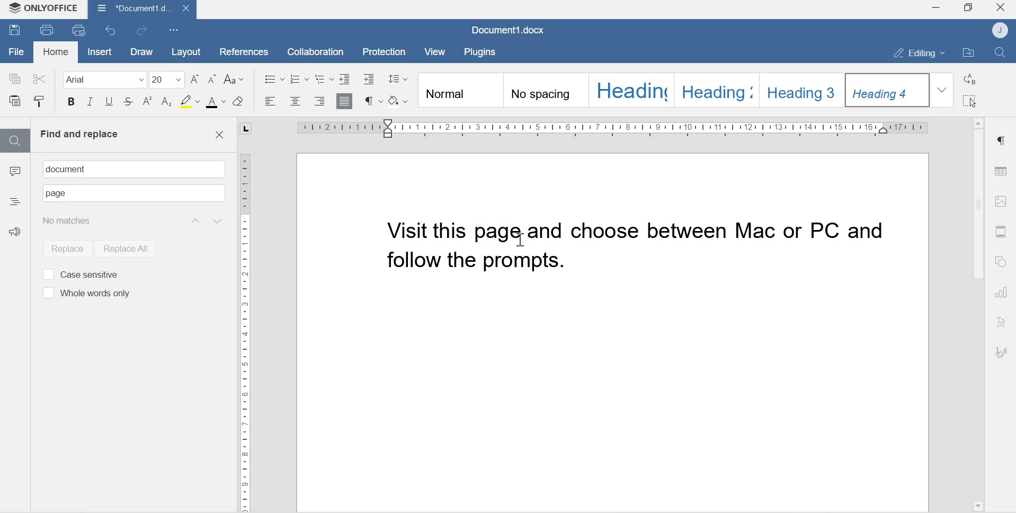 The width and height of the screenshot is (1016, 513). Describe the element at coordinates (1001, 169) in the screenshot. I see `Table` at that location.